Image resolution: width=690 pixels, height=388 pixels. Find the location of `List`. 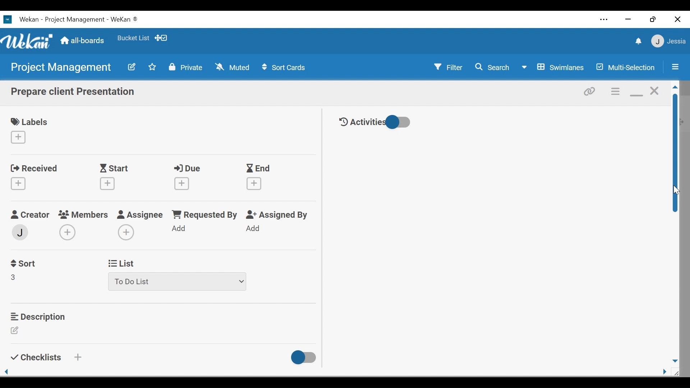

List is located at coordinates (120, 263).